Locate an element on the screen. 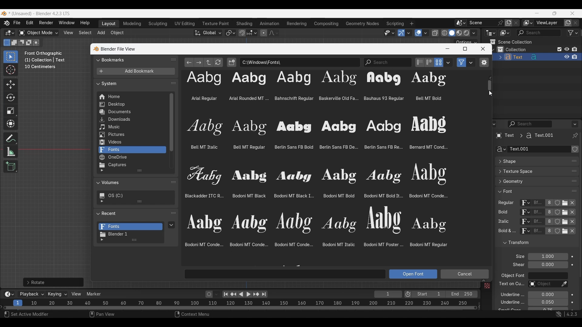  Name view layer is located at coordinates (549, 23).